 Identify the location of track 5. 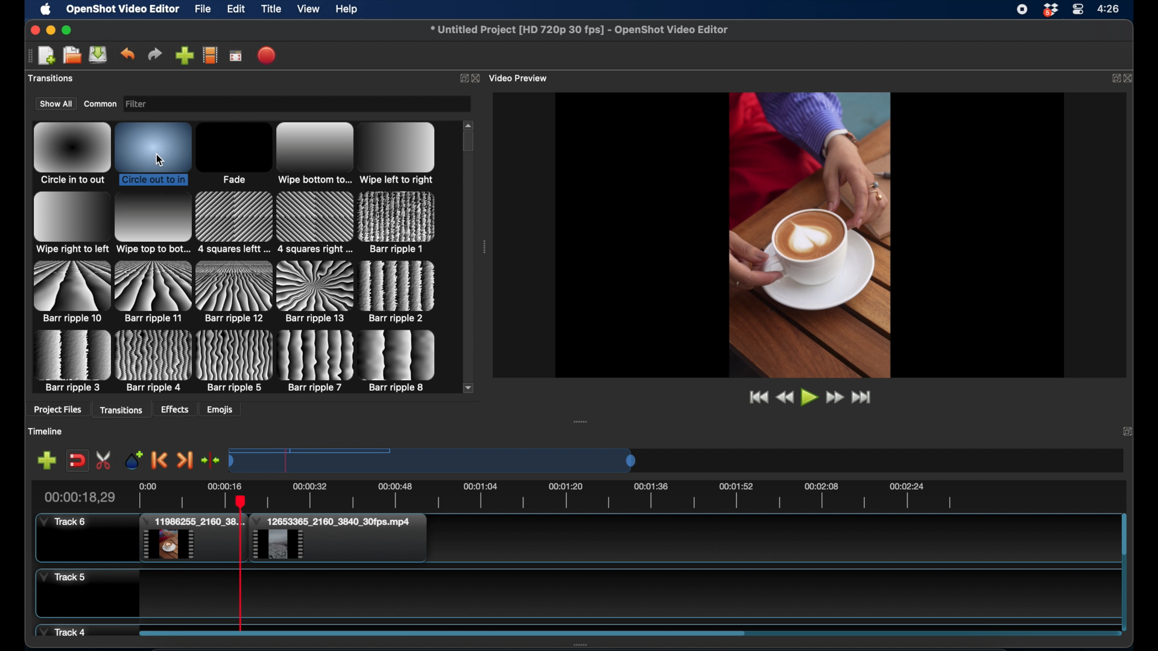
(63, 577).